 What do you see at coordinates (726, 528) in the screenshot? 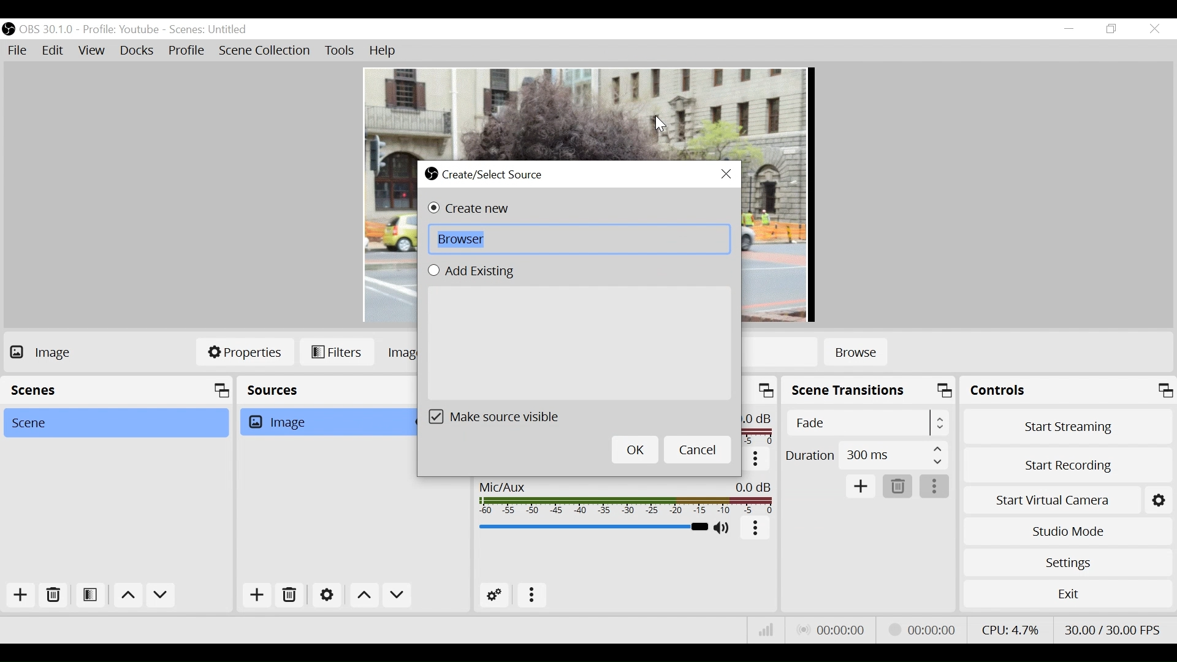
I see `(un)mute` at bounding box center [726, 528].